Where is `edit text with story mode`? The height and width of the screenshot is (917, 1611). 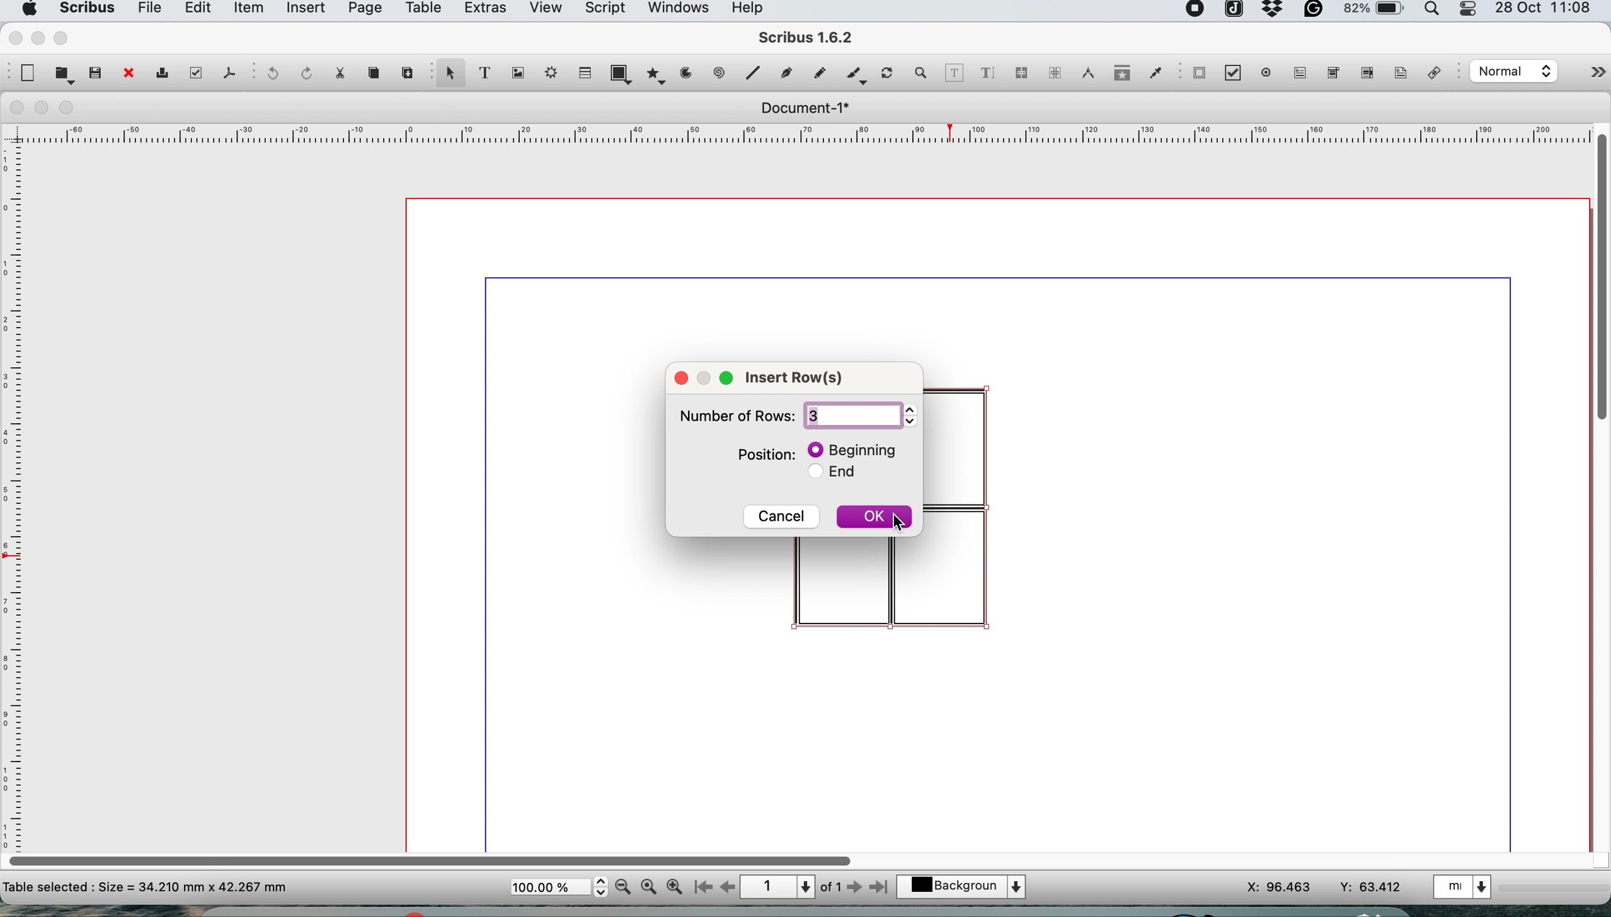 edit text with story mode is located at coordinates (987, 74).